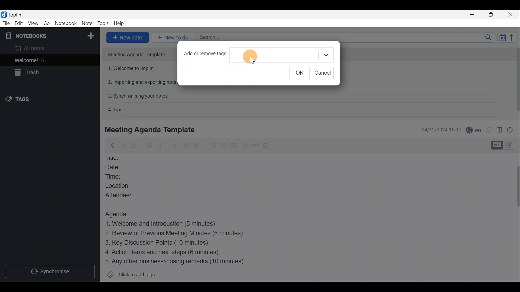  What do you see at coordinates (120, 23) in the screenshot?
I see `Help` at bounding box center [120, 23].